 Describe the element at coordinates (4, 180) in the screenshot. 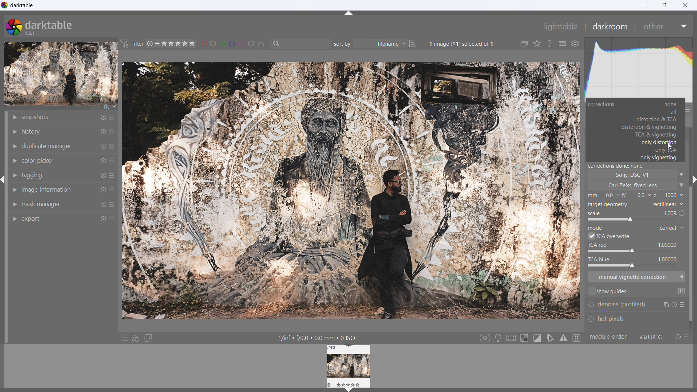

I see `hide panel` at that location.